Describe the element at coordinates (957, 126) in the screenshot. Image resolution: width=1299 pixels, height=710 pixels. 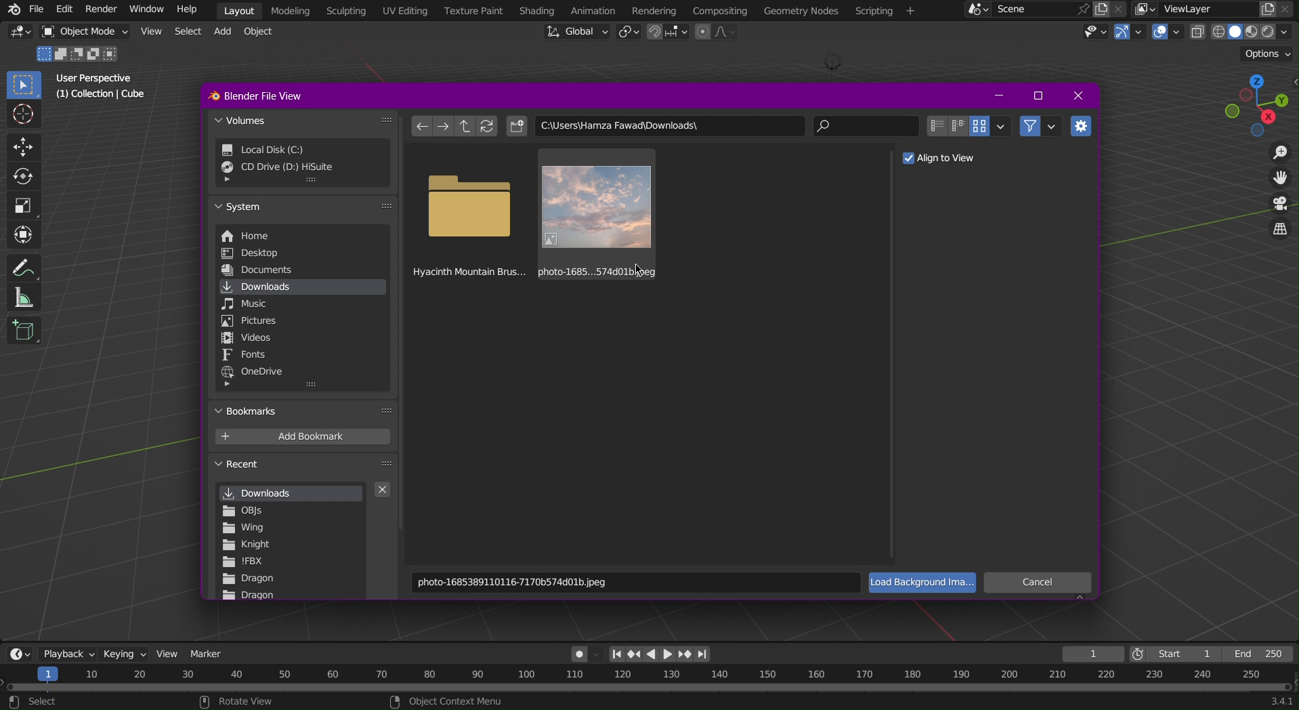
I see `Medium Tiles` at that location.